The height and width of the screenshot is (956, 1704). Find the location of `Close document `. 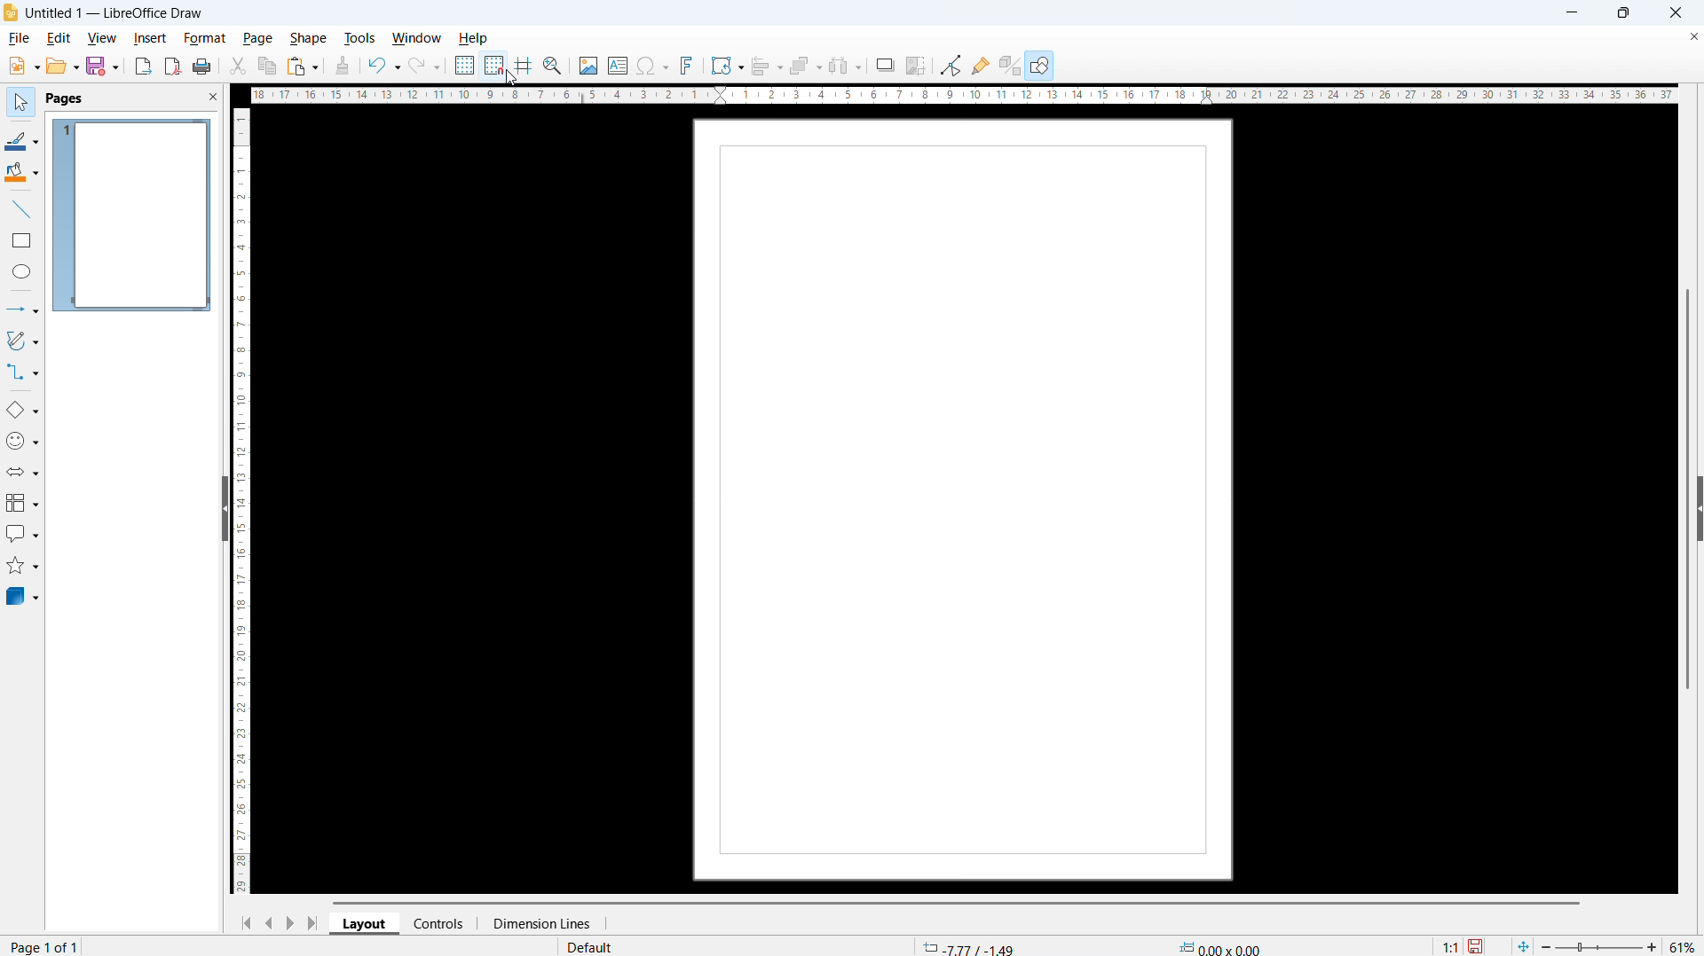

Close document  is located at coordinates (1693, 35).